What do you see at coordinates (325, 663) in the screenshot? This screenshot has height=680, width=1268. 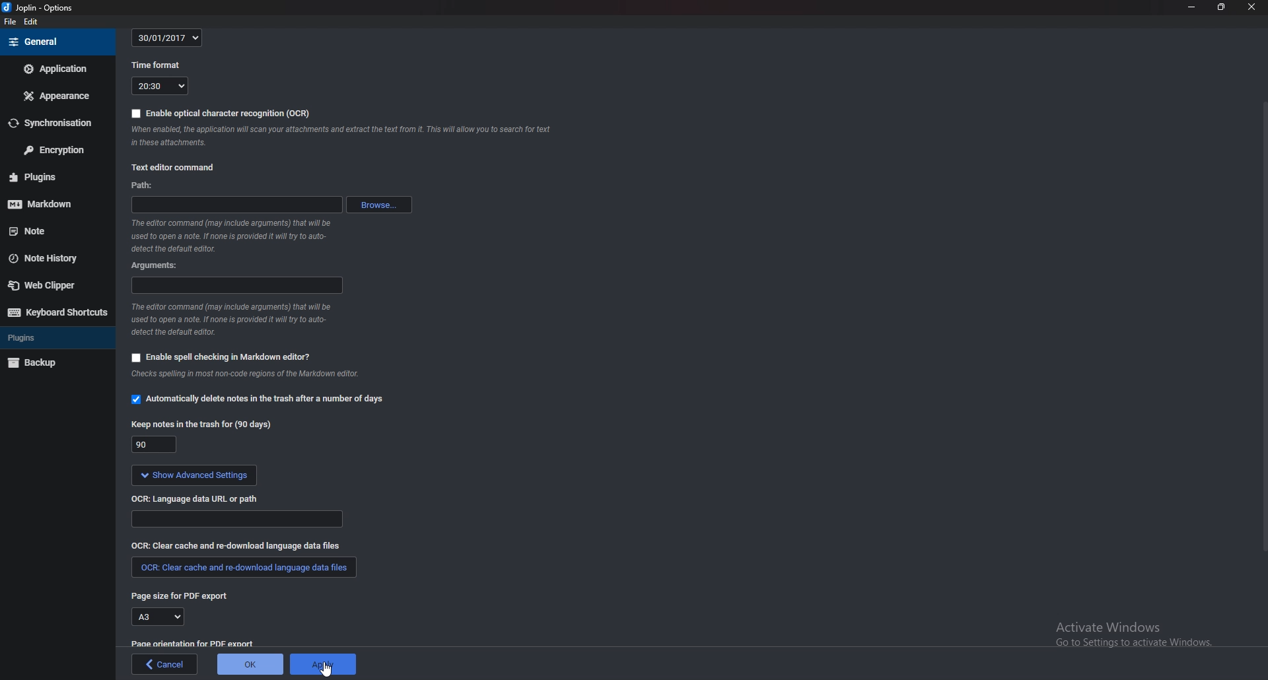 I see `Apply` at bounding box center [325, 663].